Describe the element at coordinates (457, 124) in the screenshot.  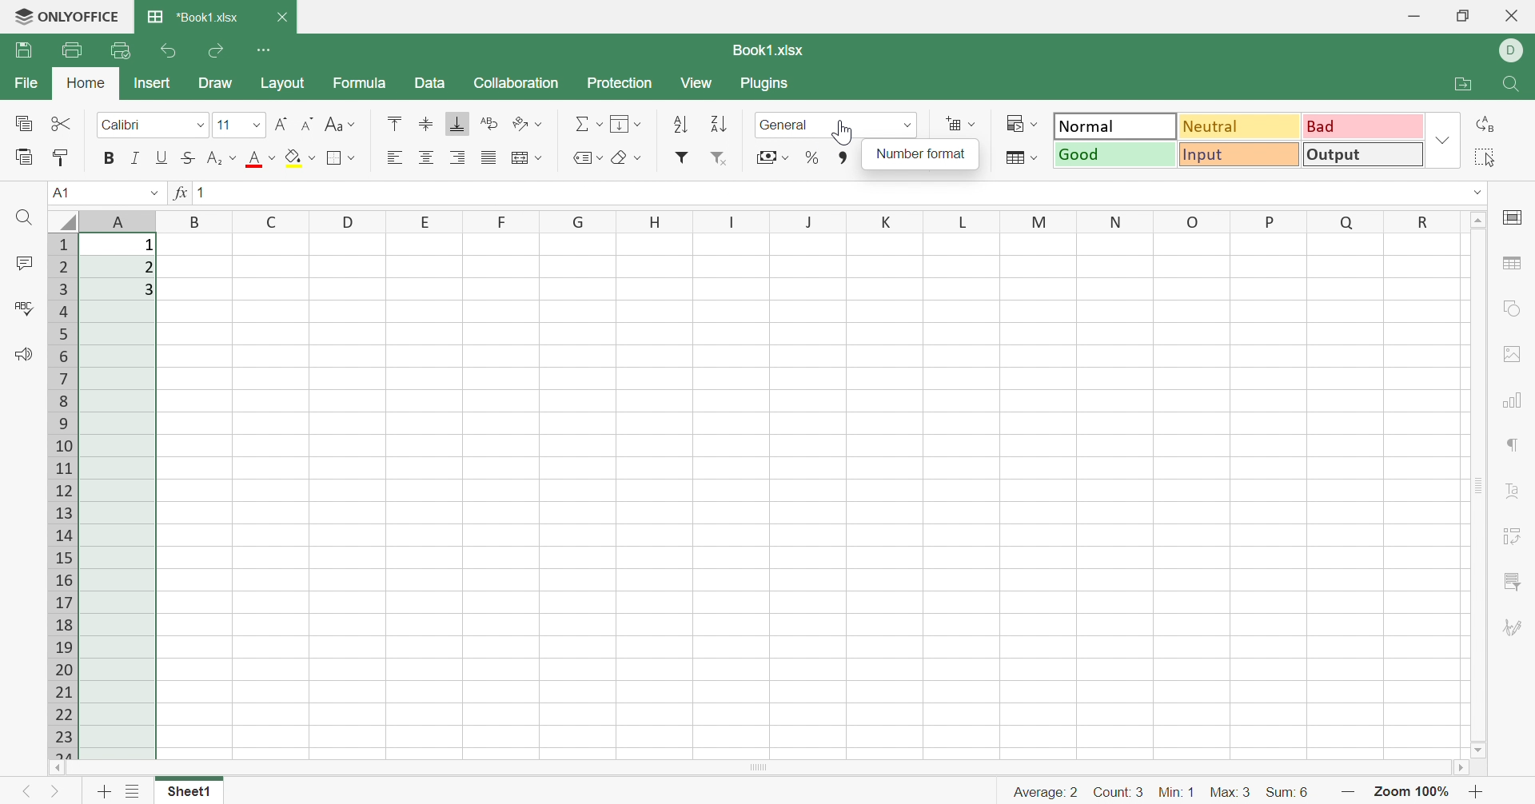
I see `Align bottom` at that location.